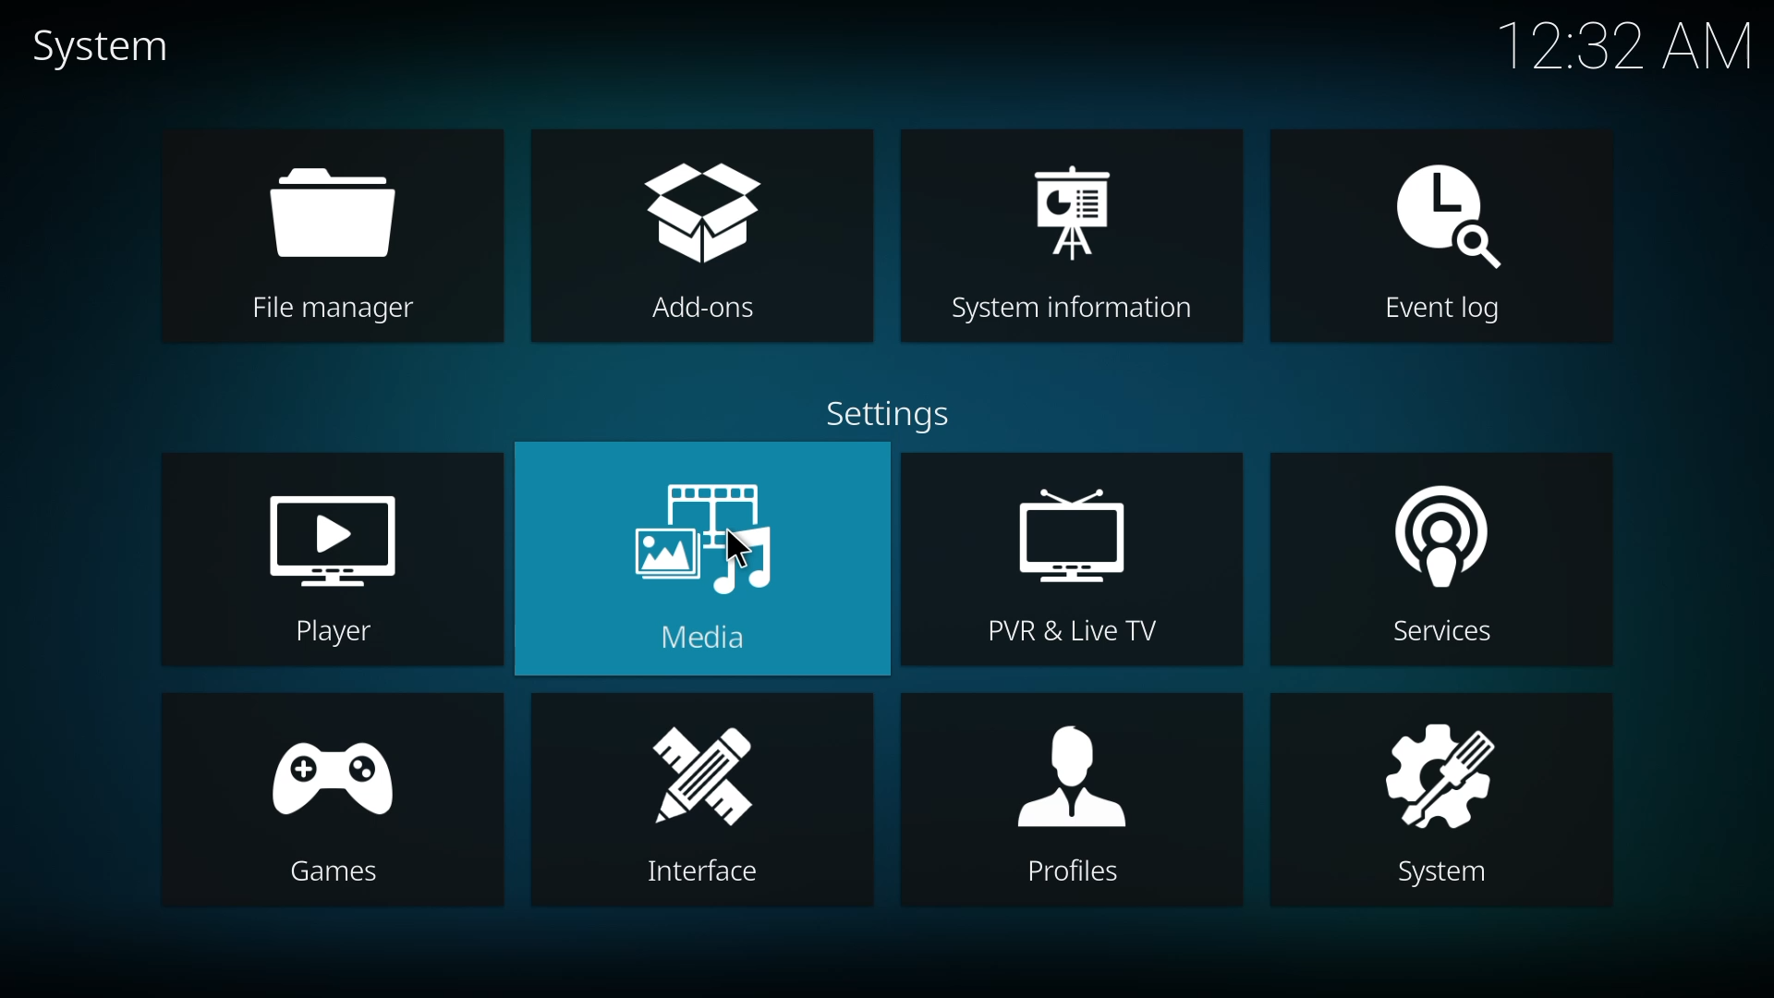  I want to click on settings, so click(890, 416).